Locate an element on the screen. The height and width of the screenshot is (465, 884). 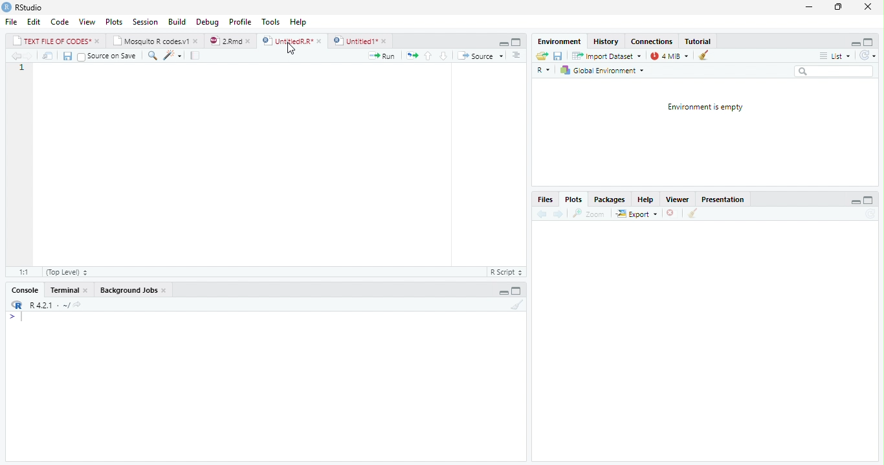
Files is located at coordinates (545, 199).